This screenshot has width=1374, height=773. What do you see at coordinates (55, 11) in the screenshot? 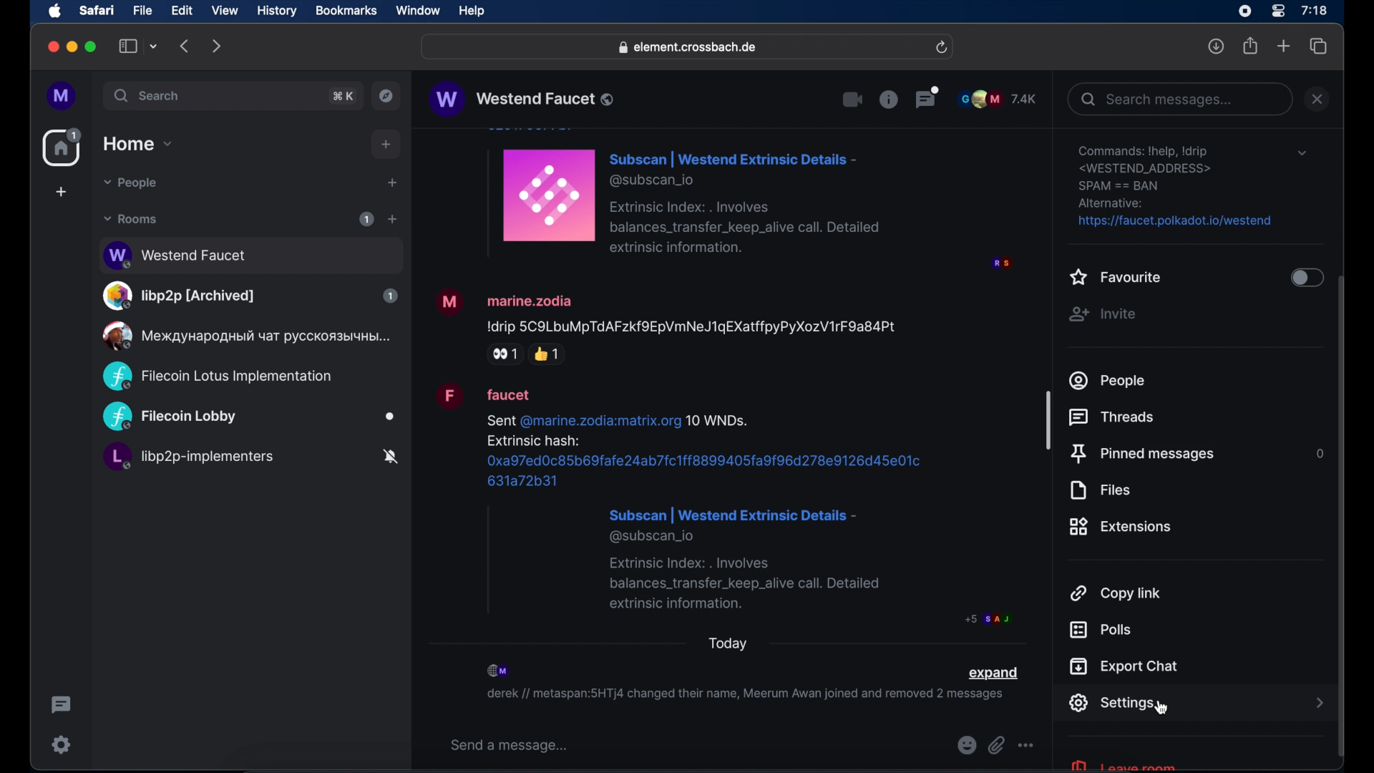
I see `apple icon` at bounding box center [55, 11].